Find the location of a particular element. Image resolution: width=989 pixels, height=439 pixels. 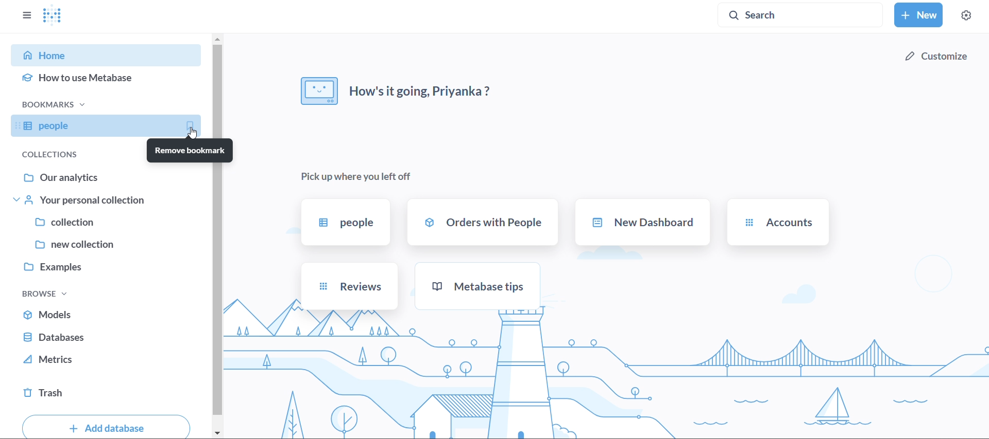

database is located at coordinates (104, 338).